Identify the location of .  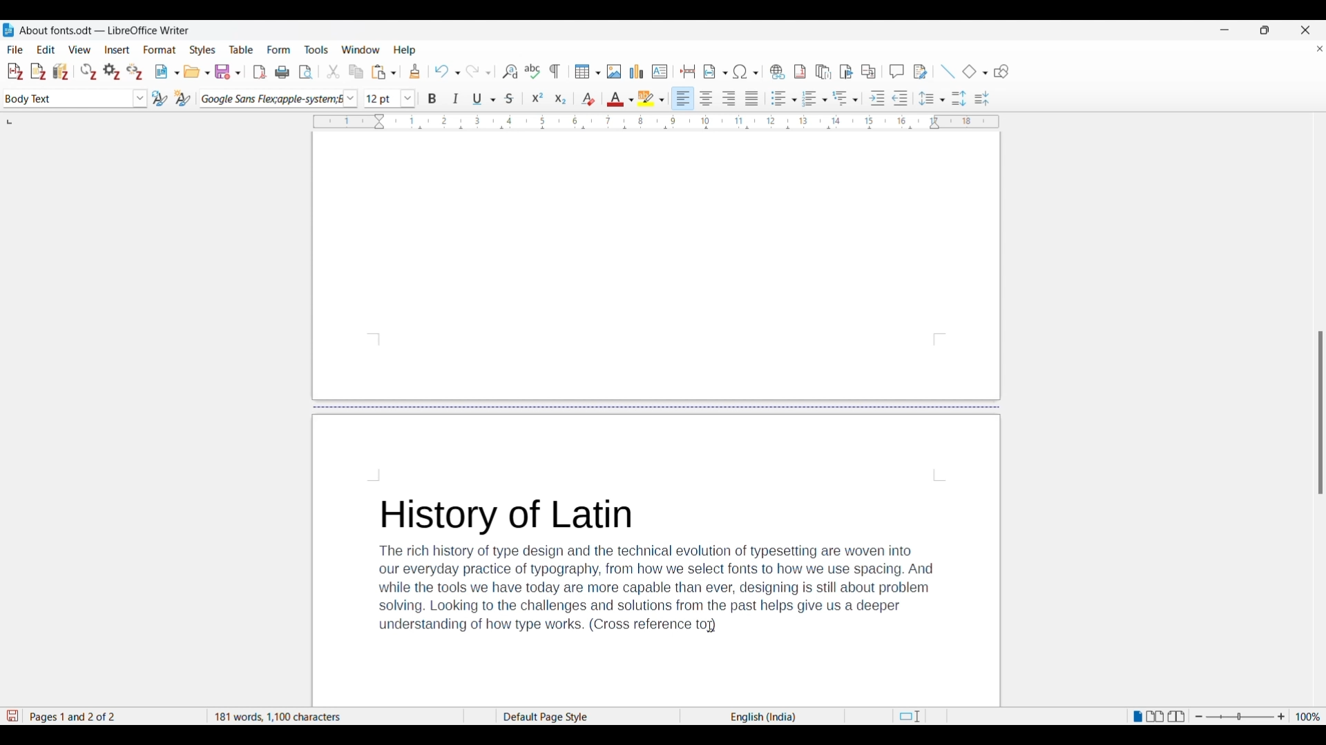
(1318, 416).